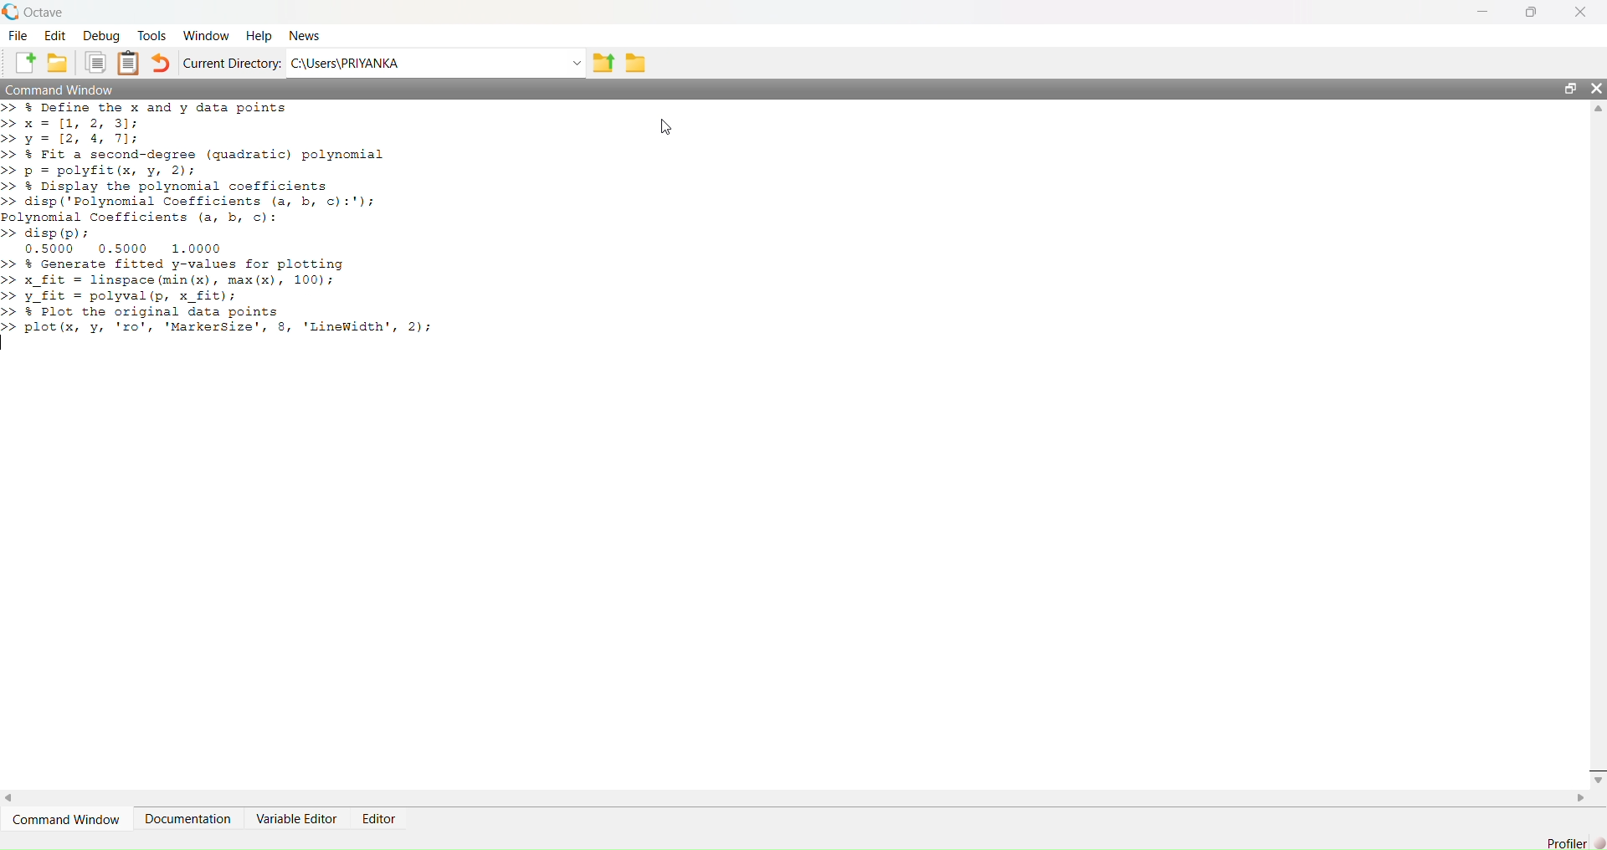 This screenshot has width=1607, height=850. Describe the element at coordinates (37, 13) in the screenshot. I see `Octave` at that location.